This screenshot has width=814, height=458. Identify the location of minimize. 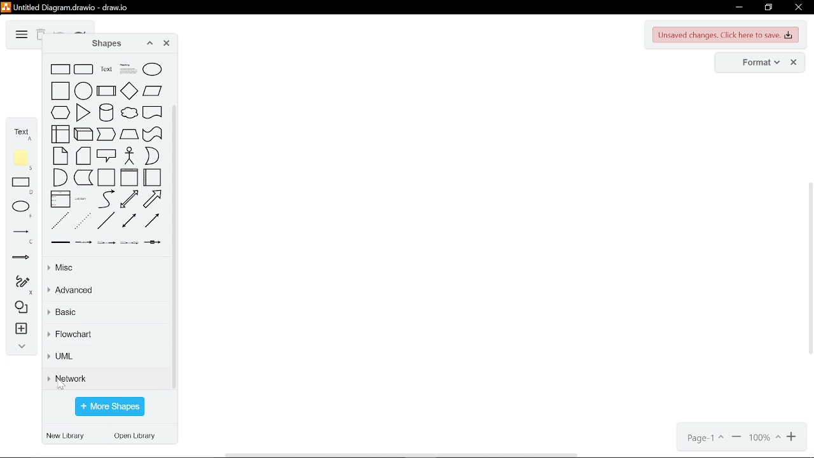
(738, 8).